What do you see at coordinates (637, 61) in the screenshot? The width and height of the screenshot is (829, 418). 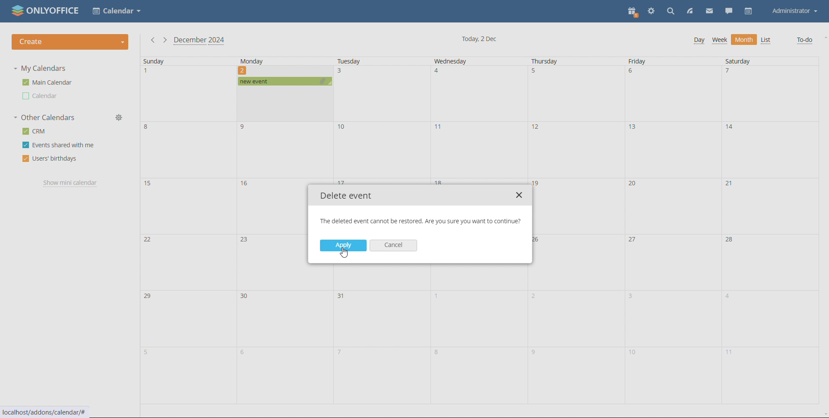 I see `Friday` at bounding box center [637, 61].